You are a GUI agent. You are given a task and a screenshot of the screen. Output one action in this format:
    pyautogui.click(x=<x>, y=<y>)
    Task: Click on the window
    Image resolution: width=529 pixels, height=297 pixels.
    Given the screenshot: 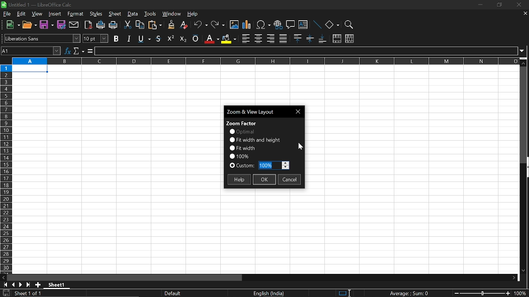 What is the action you would take?
    pyautogui.click(x=172, y=14)
    